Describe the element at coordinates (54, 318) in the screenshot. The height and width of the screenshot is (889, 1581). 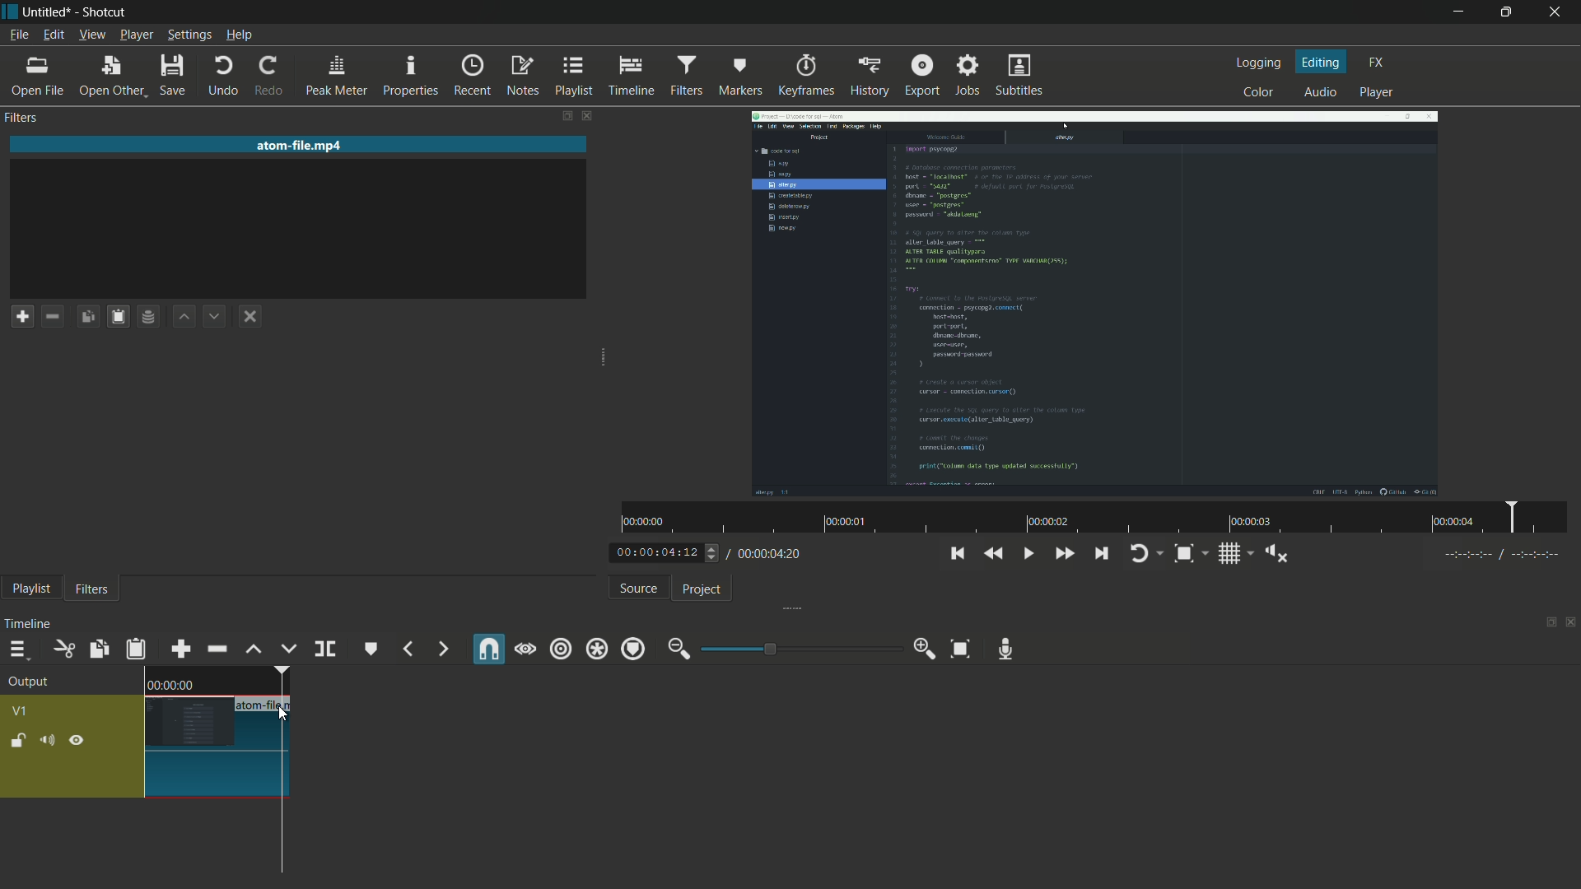
I see `remove filter` at that location.